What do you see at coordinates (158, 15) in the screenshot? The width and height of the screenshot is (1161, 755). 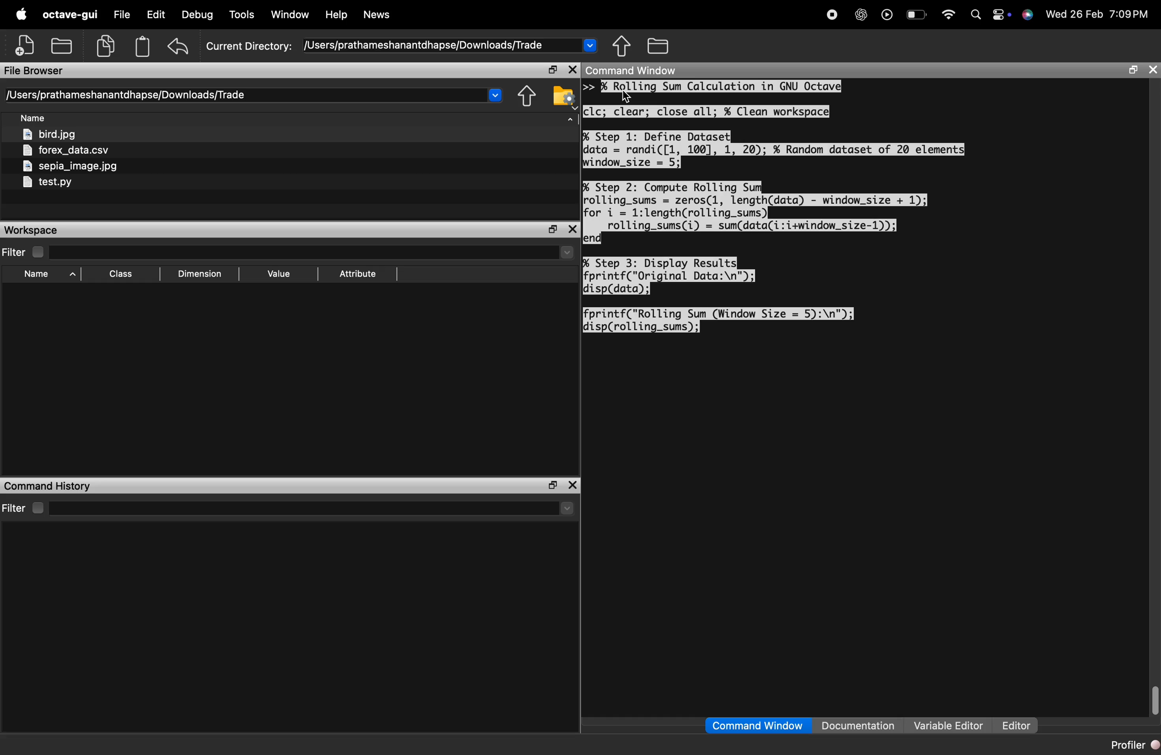 I see `edit` at bounding box center [158, 15].